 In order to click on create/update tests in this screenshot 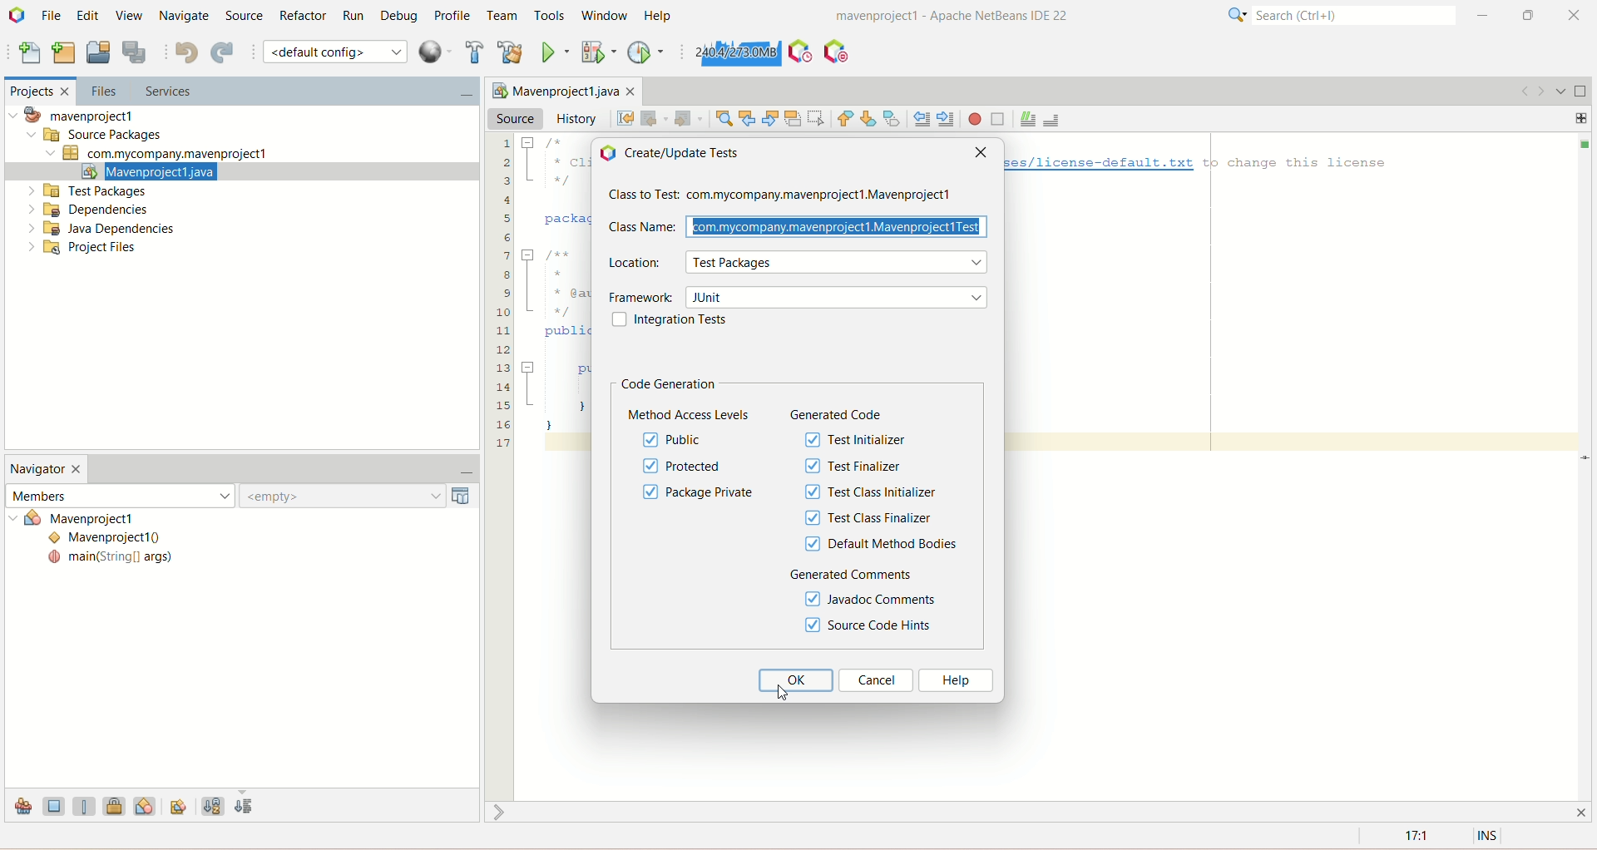, I will do `click(687, 155)`.